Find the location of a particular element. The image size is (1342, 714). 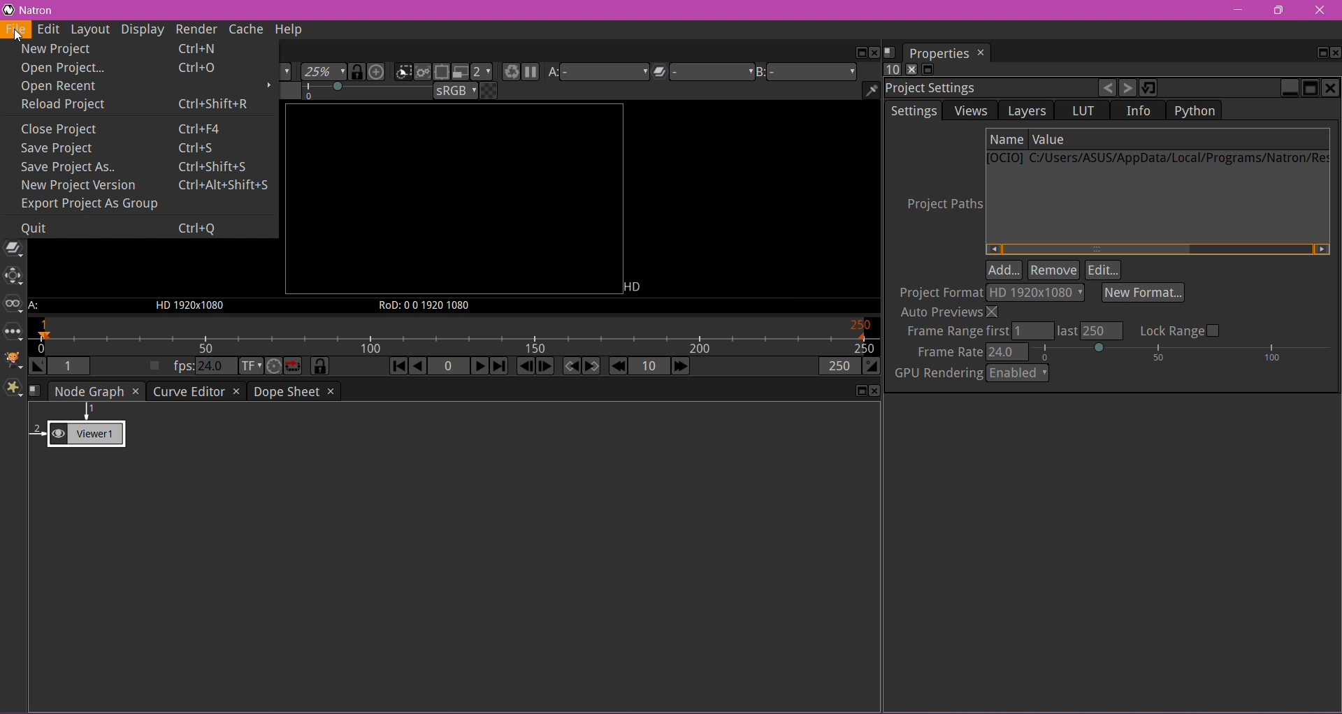

Reload Project is located at coordinates (139, 105).